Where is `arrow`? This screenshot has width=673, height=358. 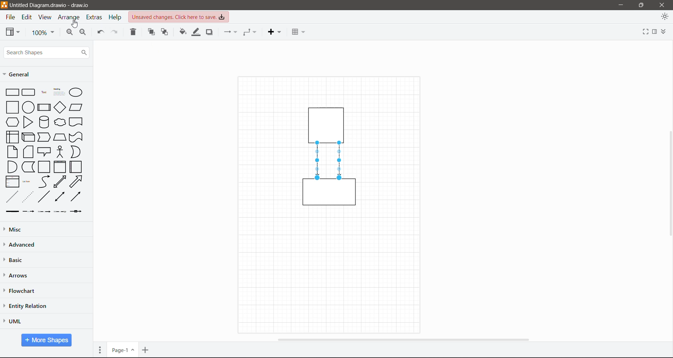 arrow is located at coordinates (76, 181).